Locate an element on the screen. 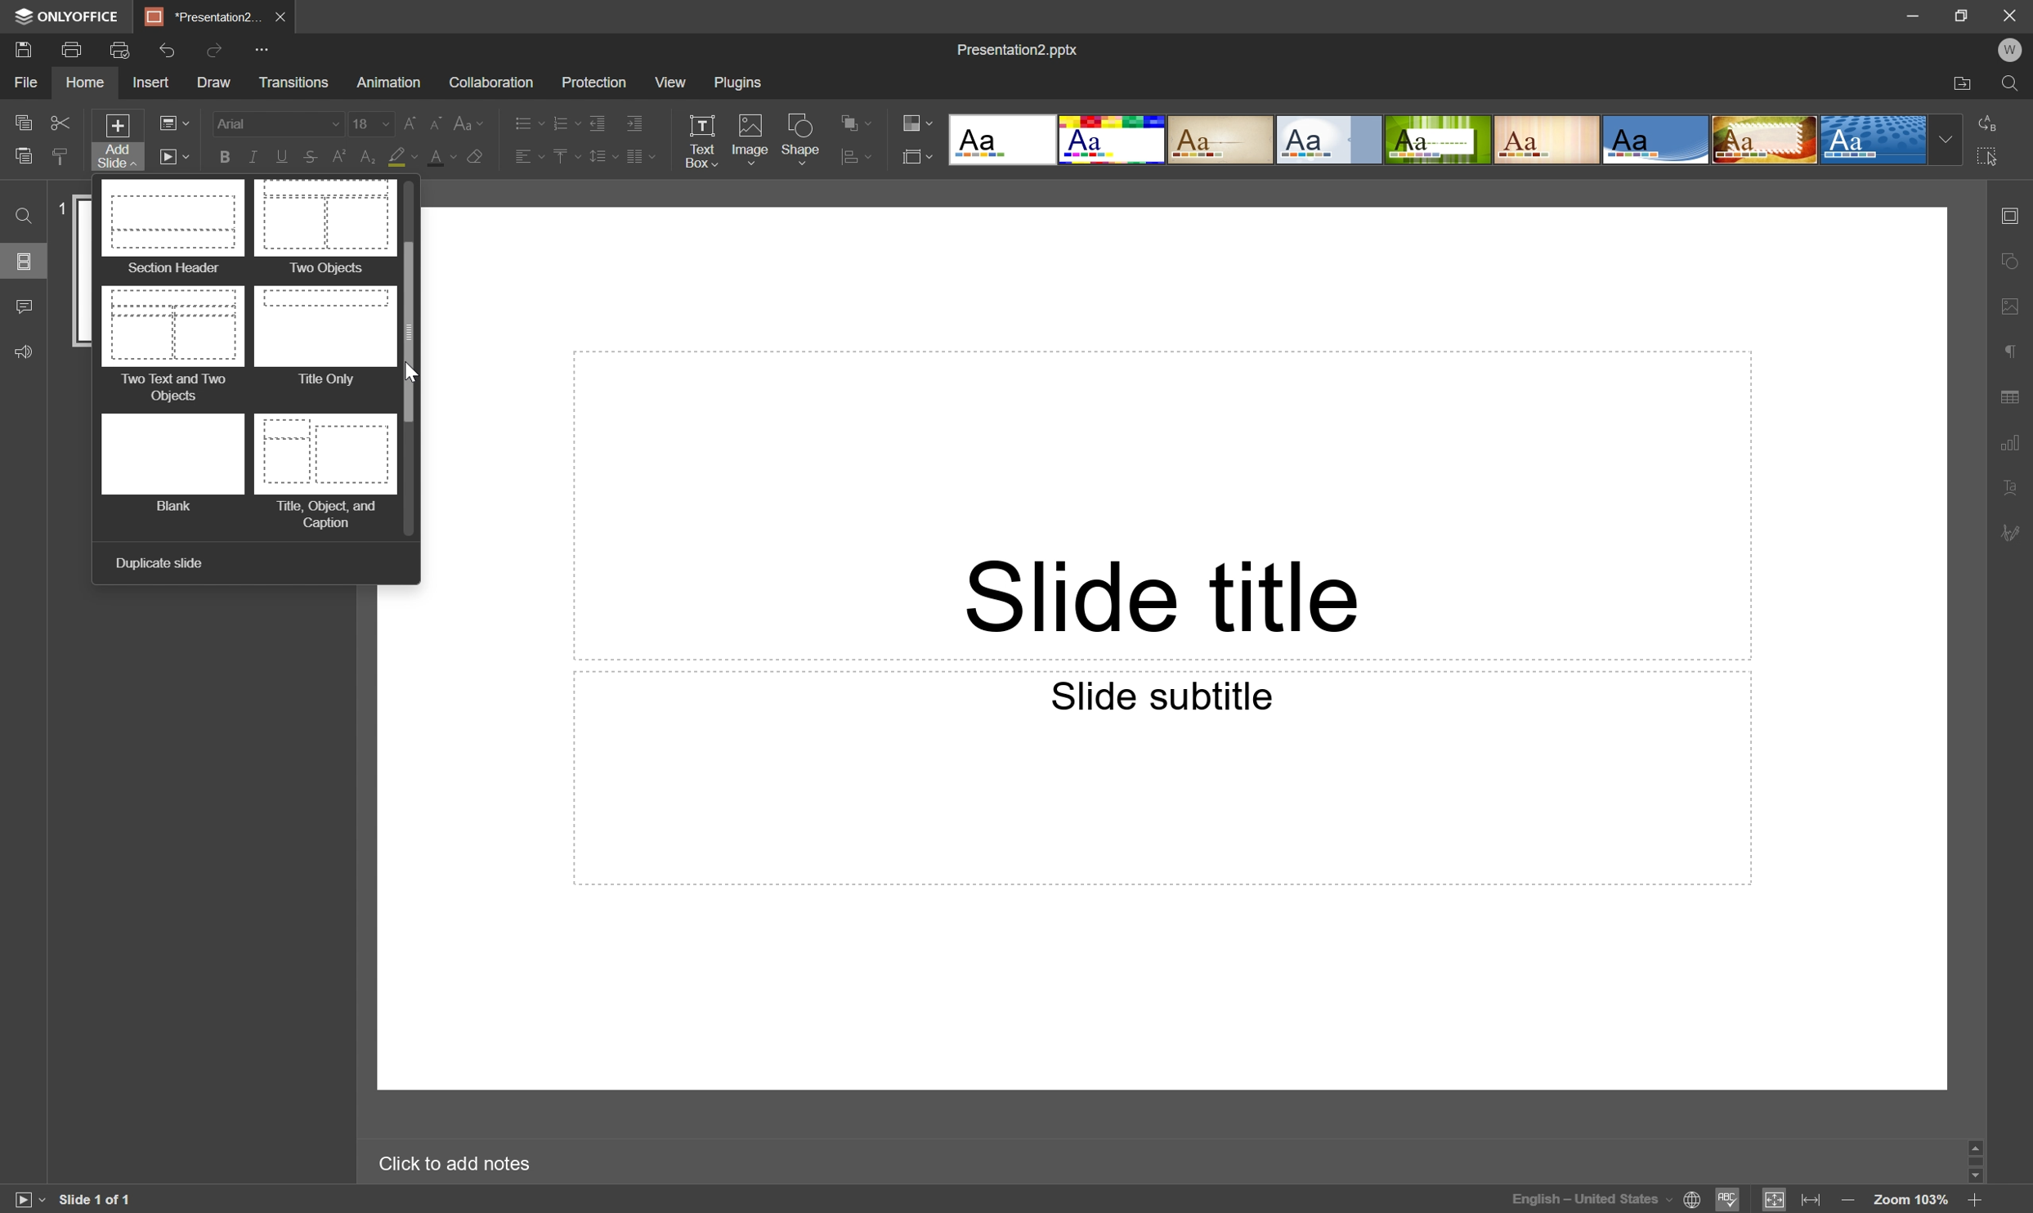 The width and height of the screenshot is (2033, 1213). Redo is located at coordinates (173, 52).